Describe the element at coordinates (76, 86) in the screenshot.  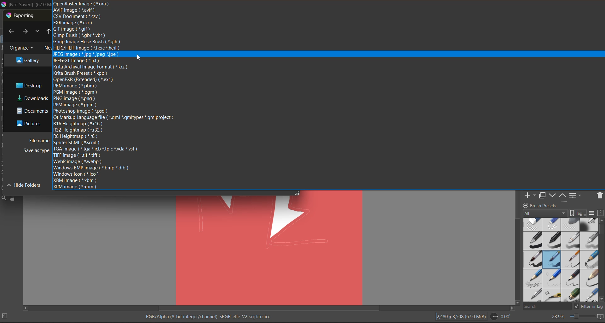
I see `pbm image` at that location.